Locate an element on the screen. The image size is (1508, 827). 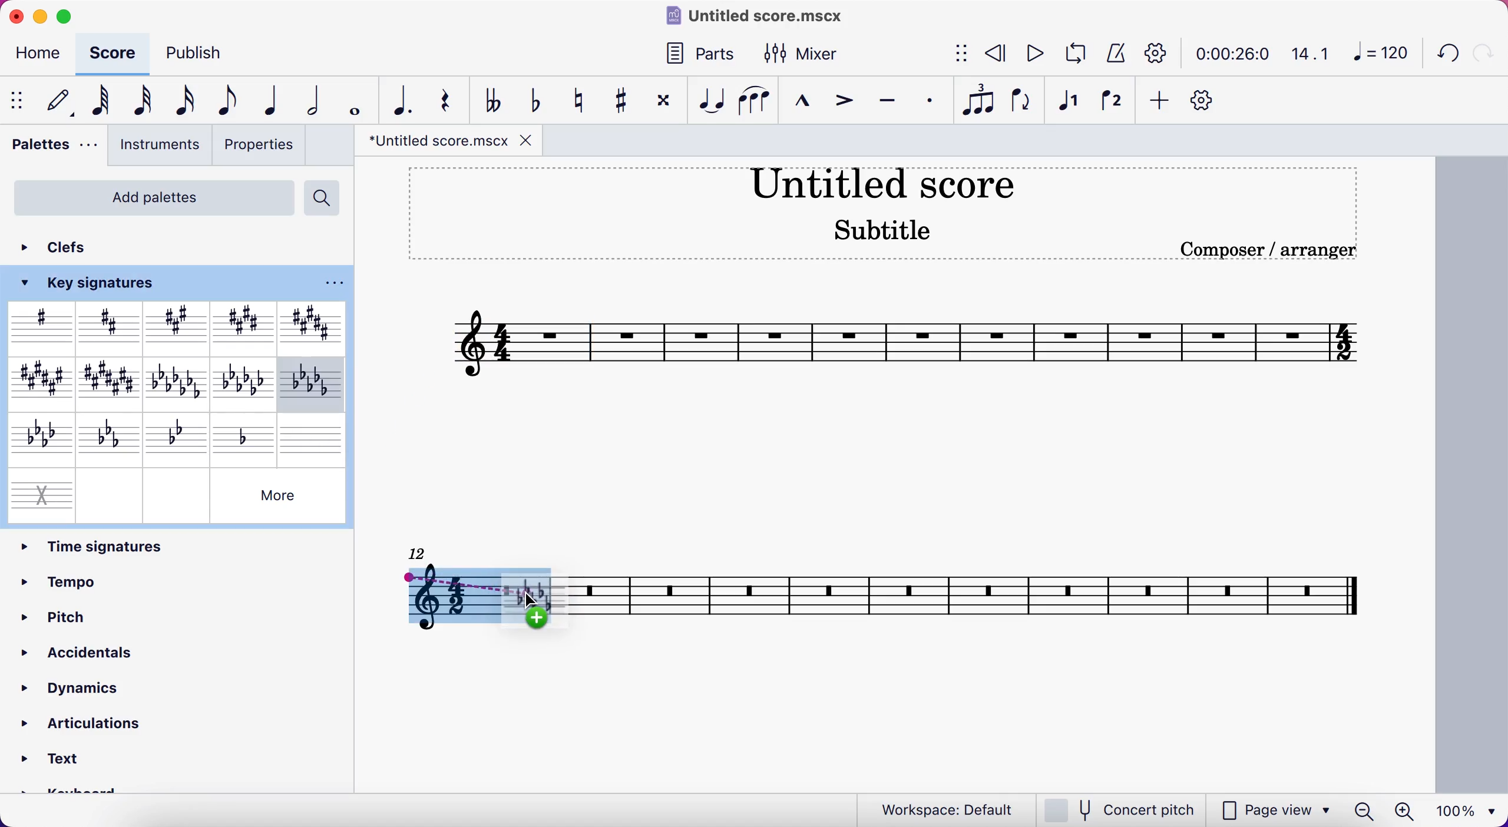
instruments is located at coordinates (159, 148).